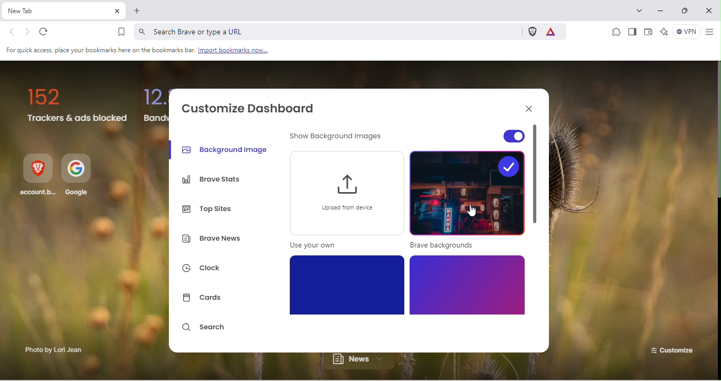 The image size is (721, 381). Describe the element at coordinates (37, 176) in the screenshot. I see `account b...` at that location.